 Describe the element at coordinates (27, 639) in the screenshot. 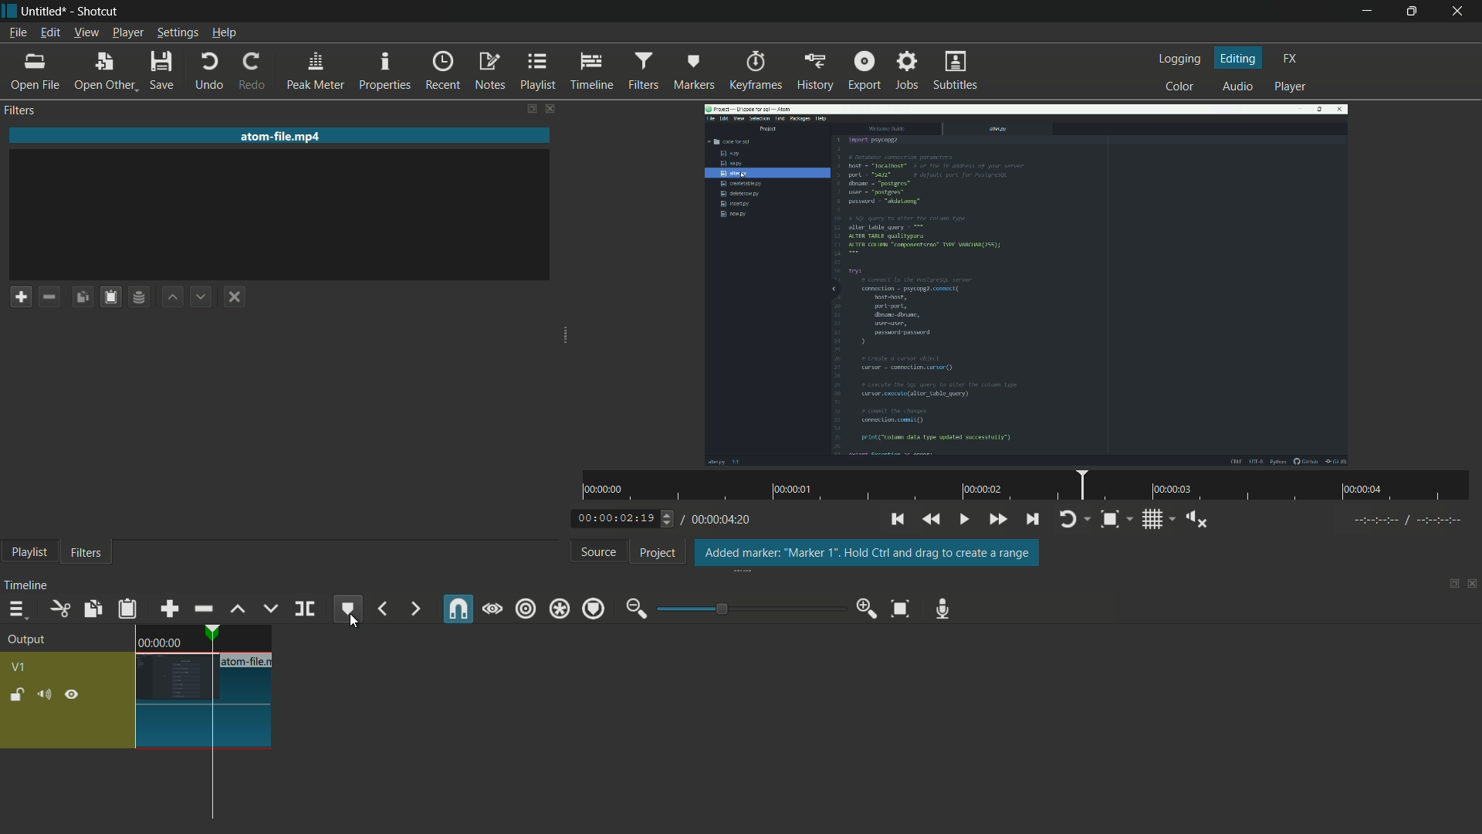

I see `output` at that location.